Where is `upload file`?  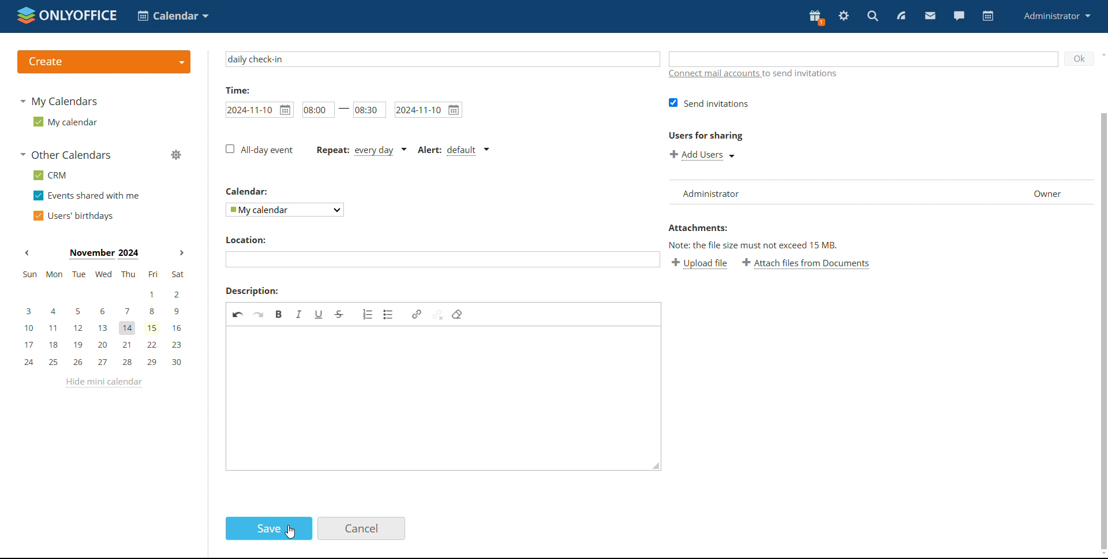 upload file is located at coordinates (703, 263).